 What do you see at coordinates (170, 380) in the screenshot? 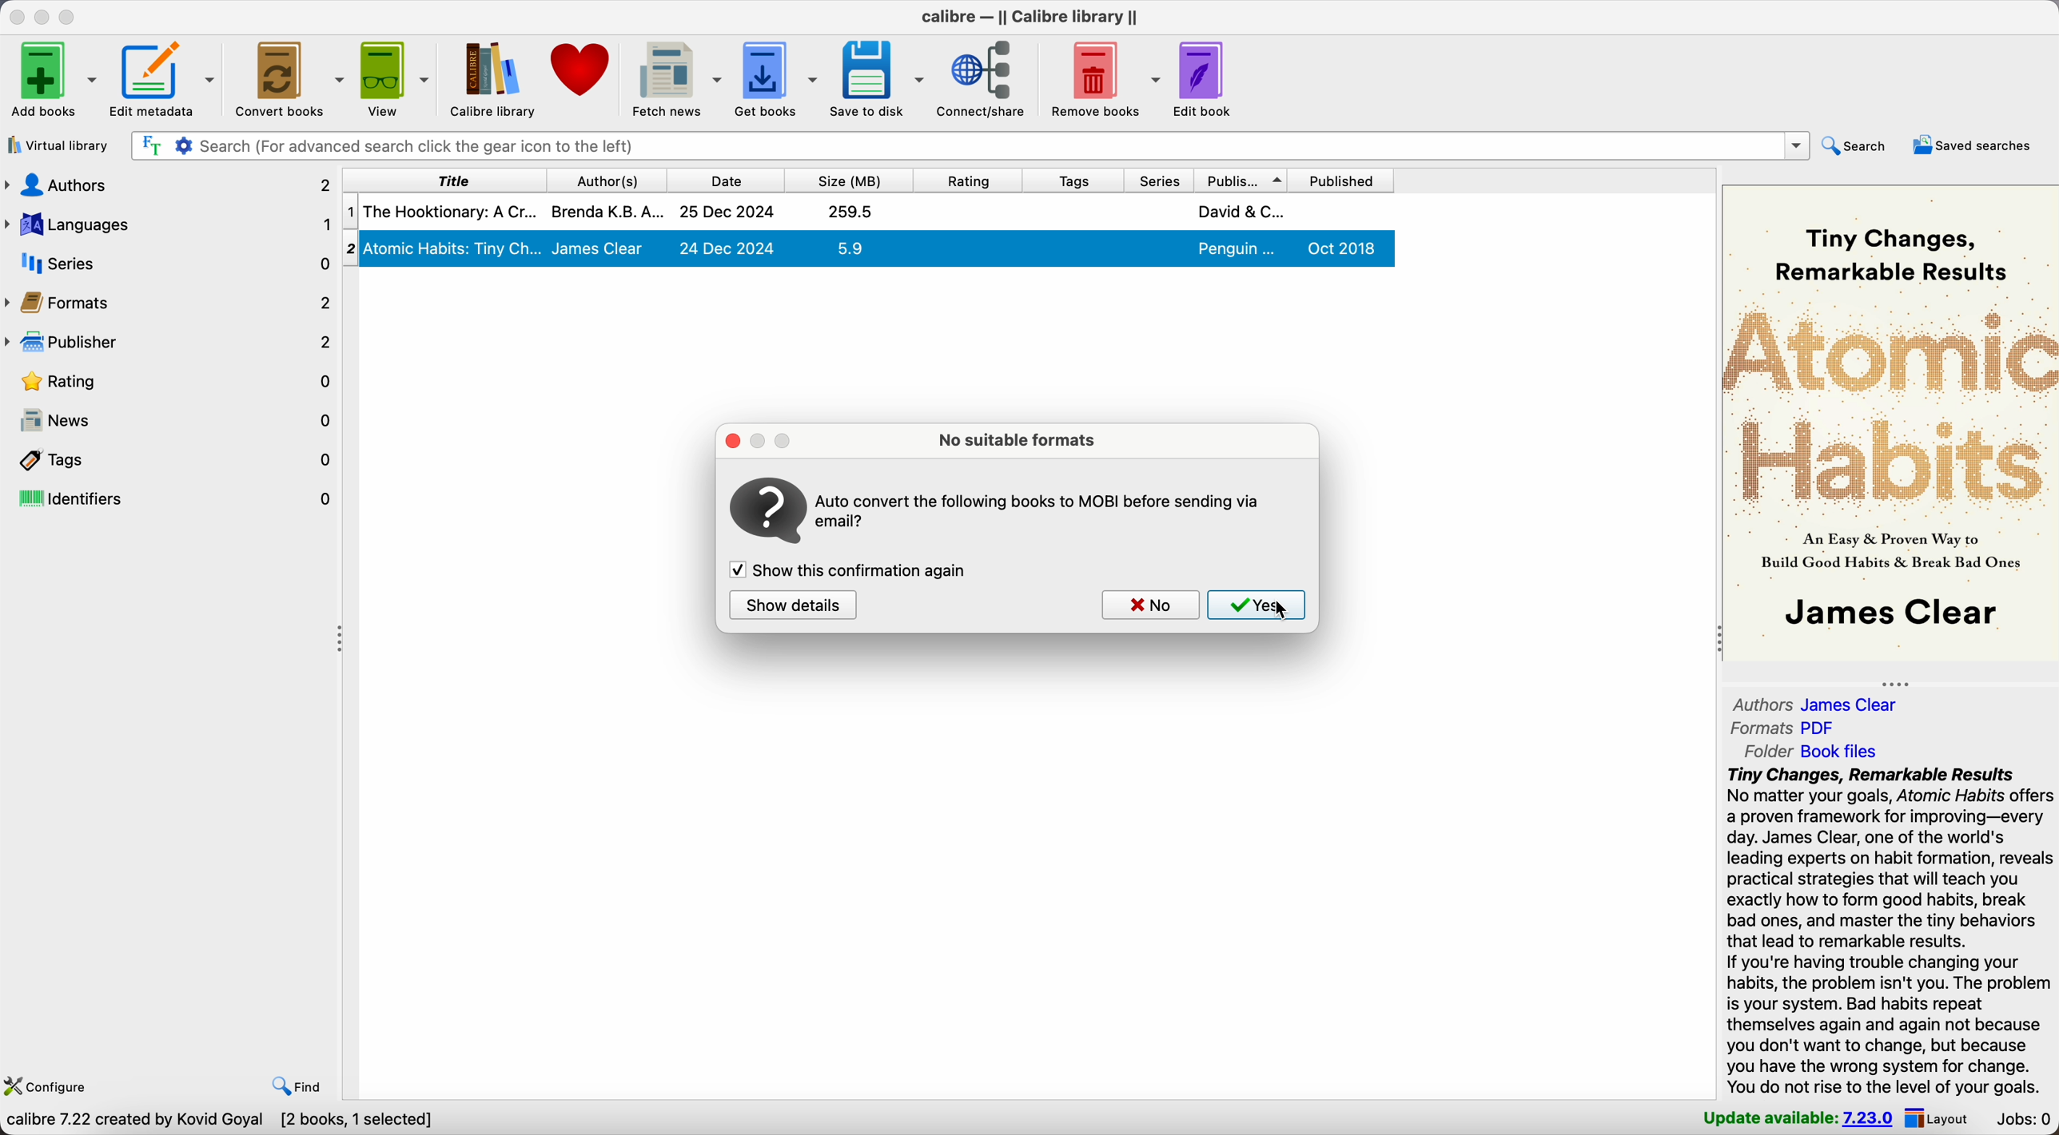
I see `rating` at bounding box center [170, 380].